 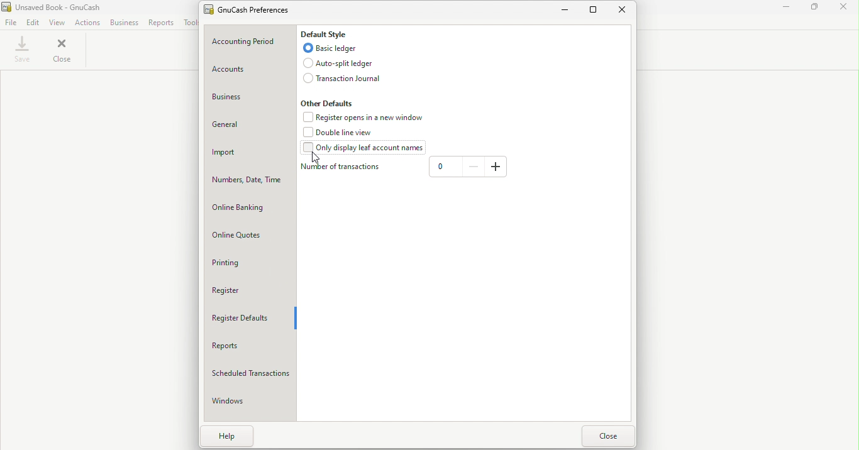 What do you see at coordinates (247, 236) in the screenshot?
I see `Online Quotes` at bounding box center [247, 236].